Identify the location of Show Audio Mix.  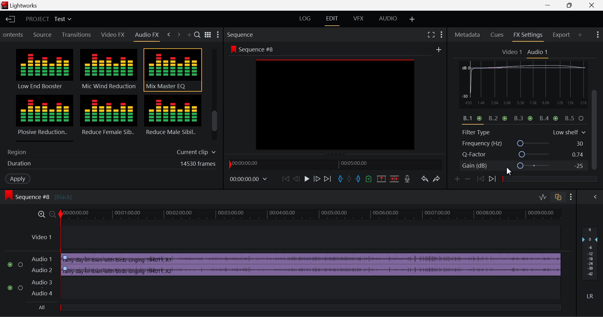
(594, 197).